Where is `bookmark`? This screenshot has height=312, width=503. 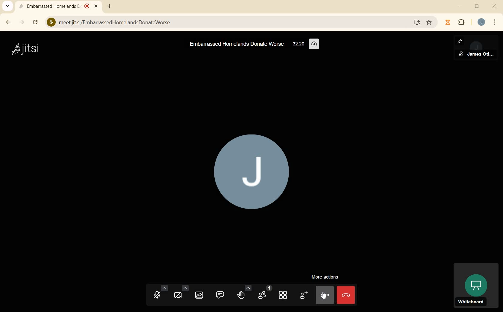
bookmark is located at coordinates (429, 23).